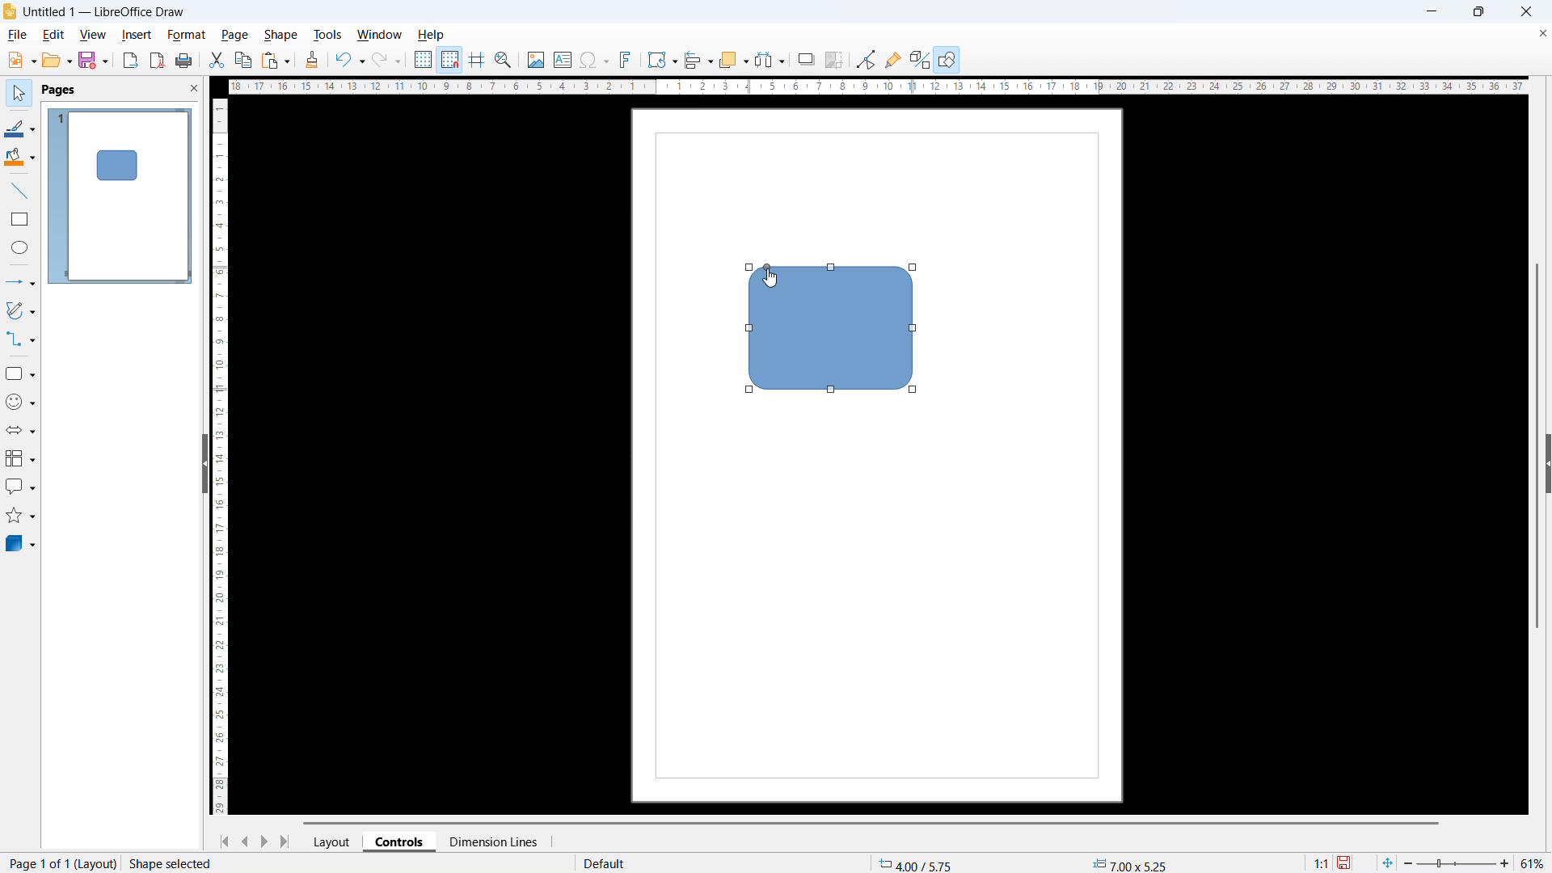 This screenshot has width=1552, height=873. I want to click on Zoom slider , so click(1457, 863).